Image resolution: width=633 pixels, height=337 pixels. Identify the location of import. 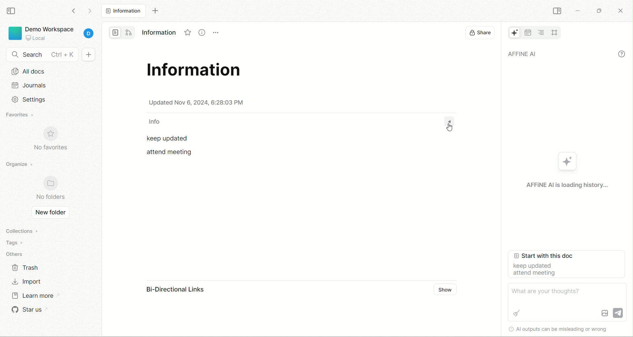
(29, 281).